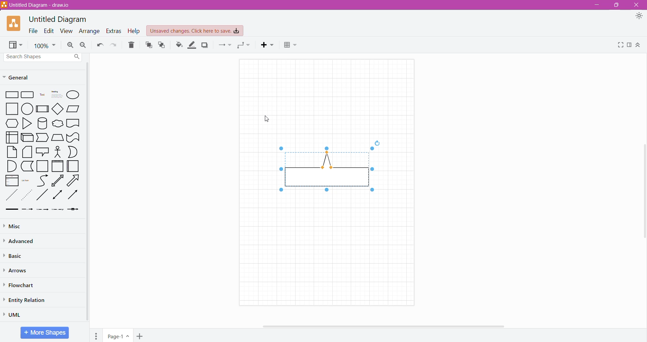  What do you see at coordinates (322, 171) in the screenshot?
I see `Shape Flipped vertically` at bounding box center [322, 171].